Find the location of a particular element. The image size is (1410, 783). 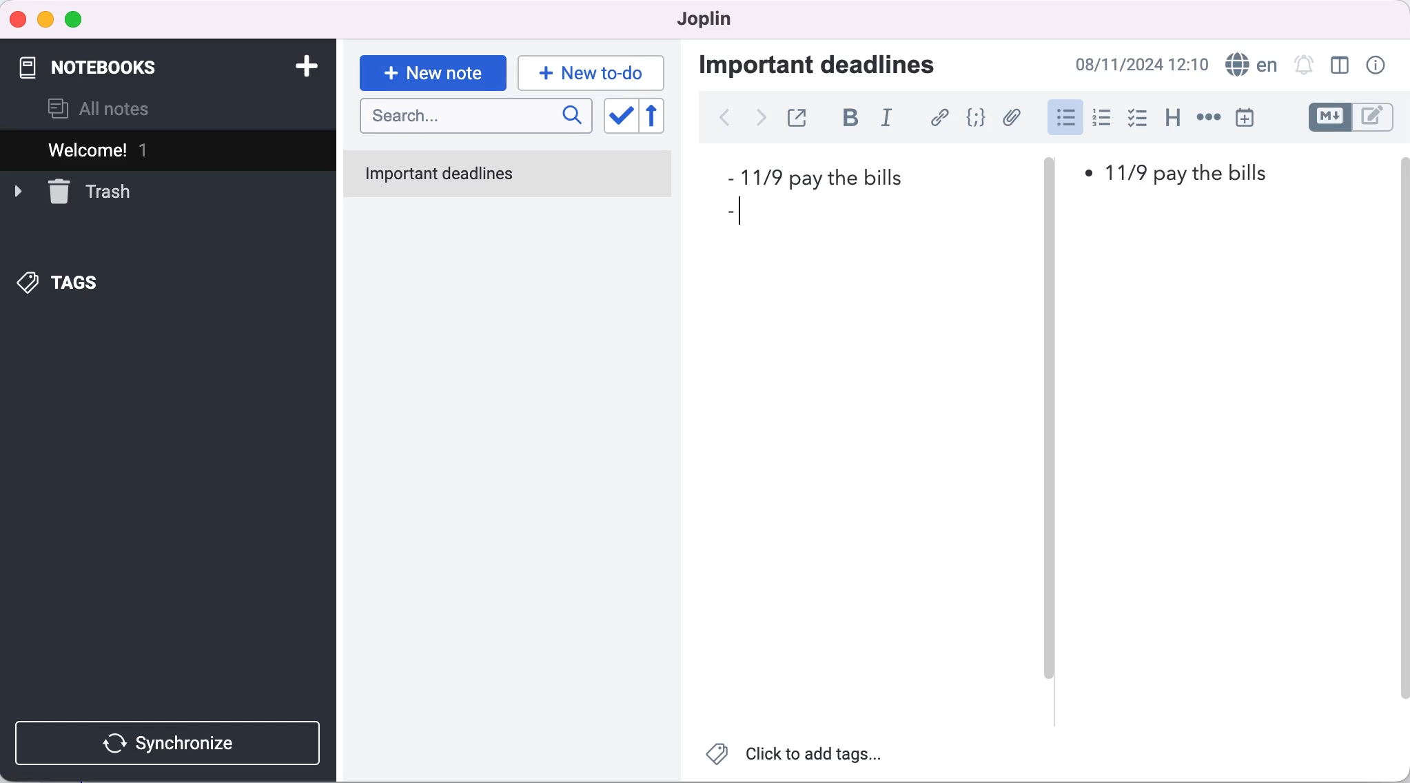

numbered list is located at coordinates (1101, 119).